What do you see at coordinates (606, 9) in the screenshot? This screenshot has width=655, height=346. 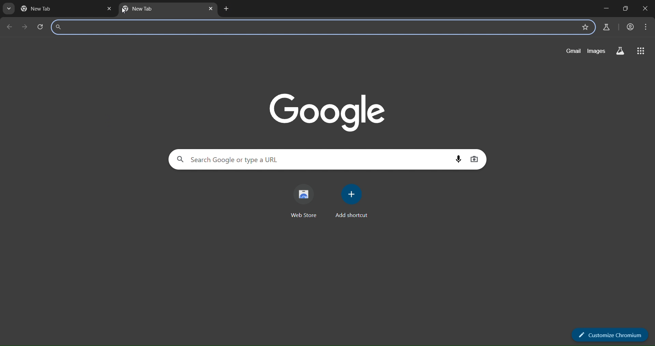 I see `minimize` at bounding box center [606, 9].